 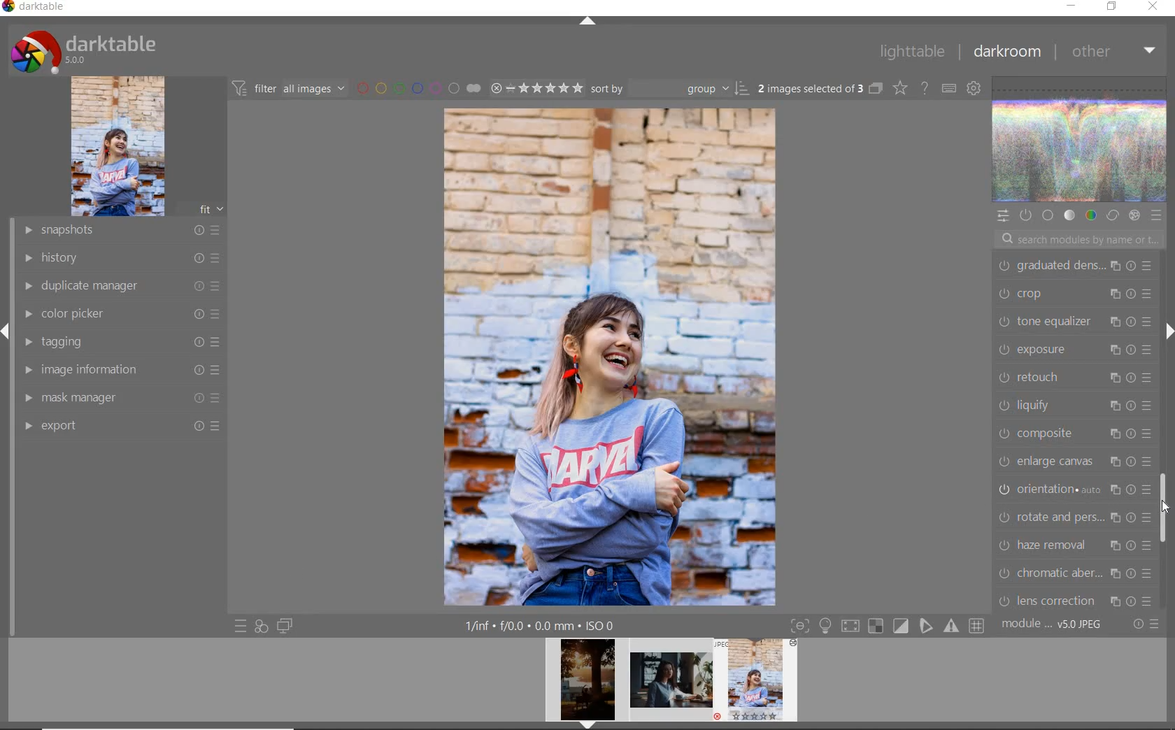 I want to click on color picker, so click(x=120, y=314).